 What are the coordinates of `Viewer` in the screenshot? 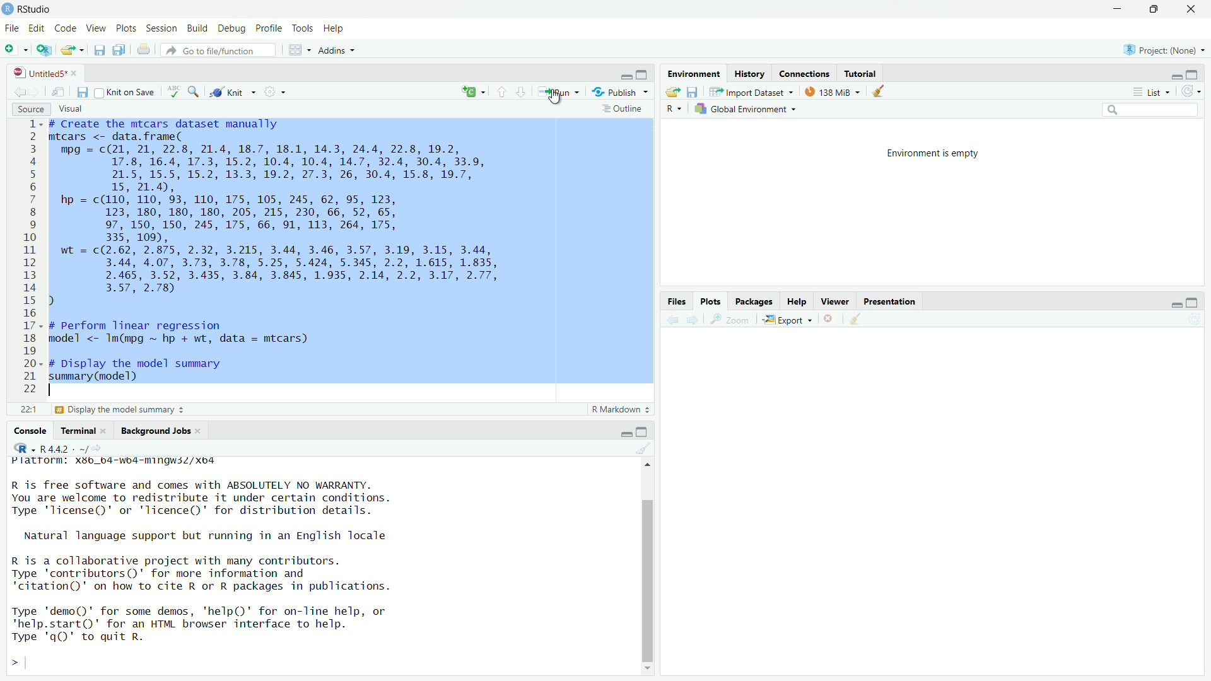 It's located at (838, 302).